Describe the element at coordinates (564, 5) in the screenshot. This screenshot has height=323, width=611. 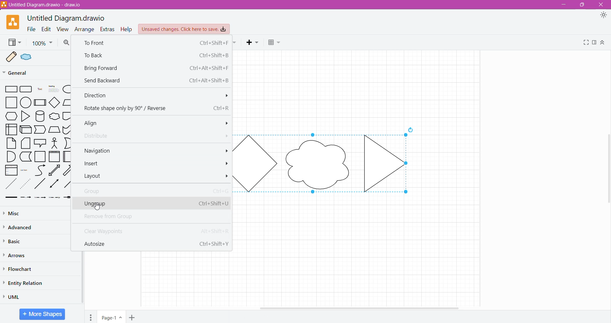
I see `Minimize` at that location.